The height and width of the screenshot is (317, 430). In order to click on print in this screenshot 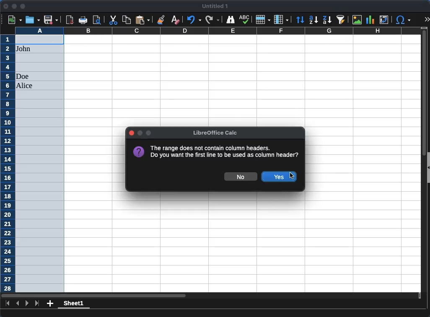, I will do `click(83, 20)`.